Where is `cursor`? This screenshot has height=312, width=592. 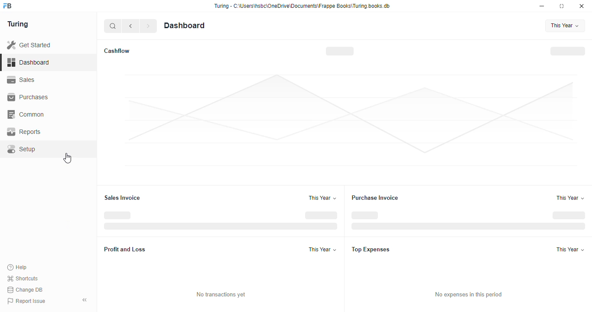
cursor is located at coordinates (68, 158).